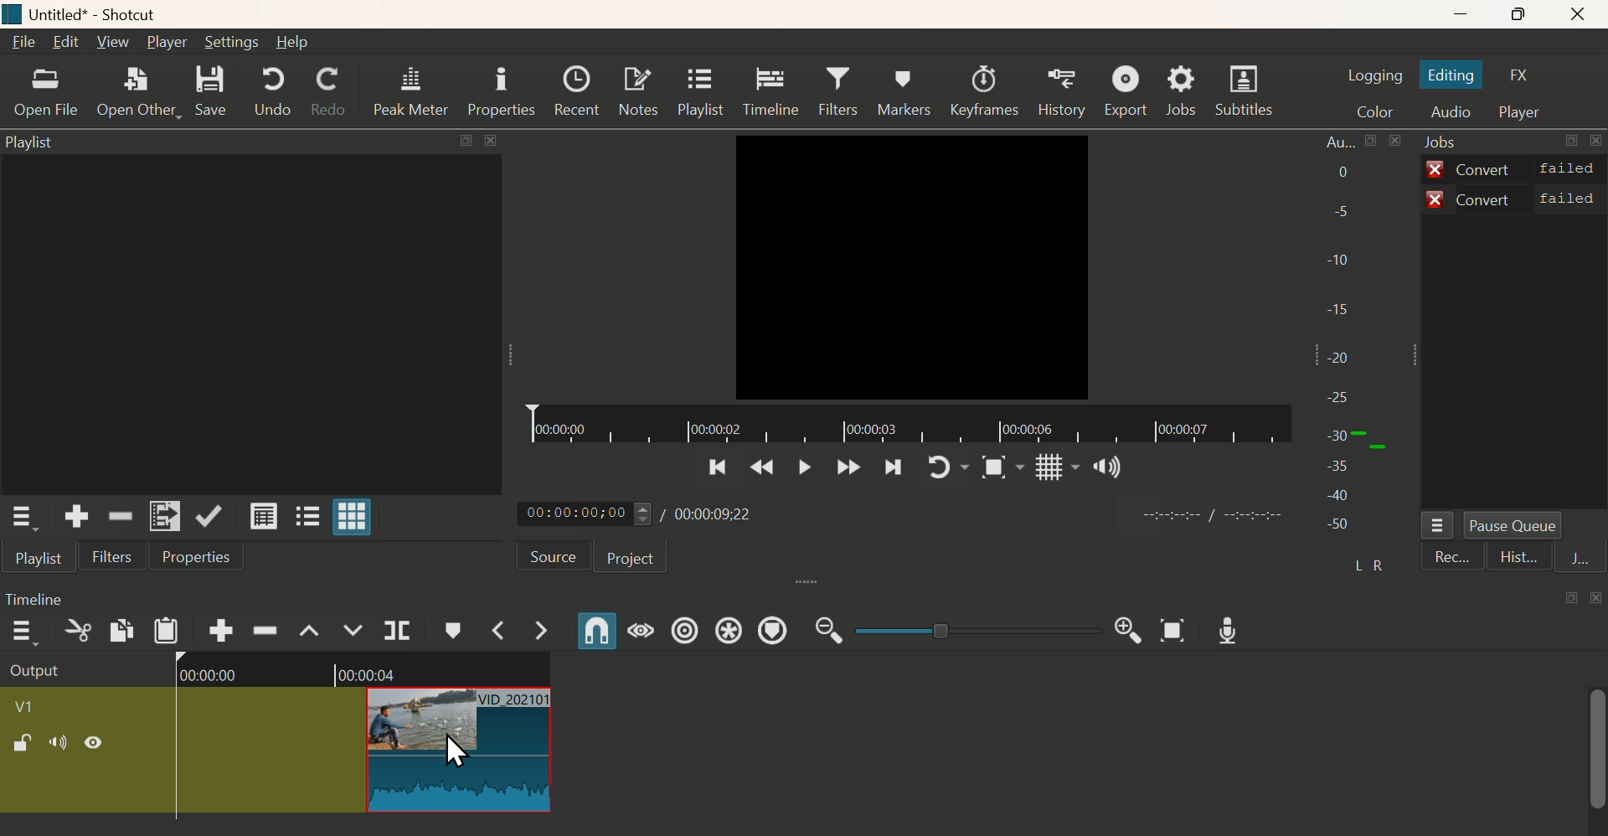 This screenshot has height=836, width=1608. Describe the element at coordinates (591, 633) in the screenshot. I see `Snap` at that location.